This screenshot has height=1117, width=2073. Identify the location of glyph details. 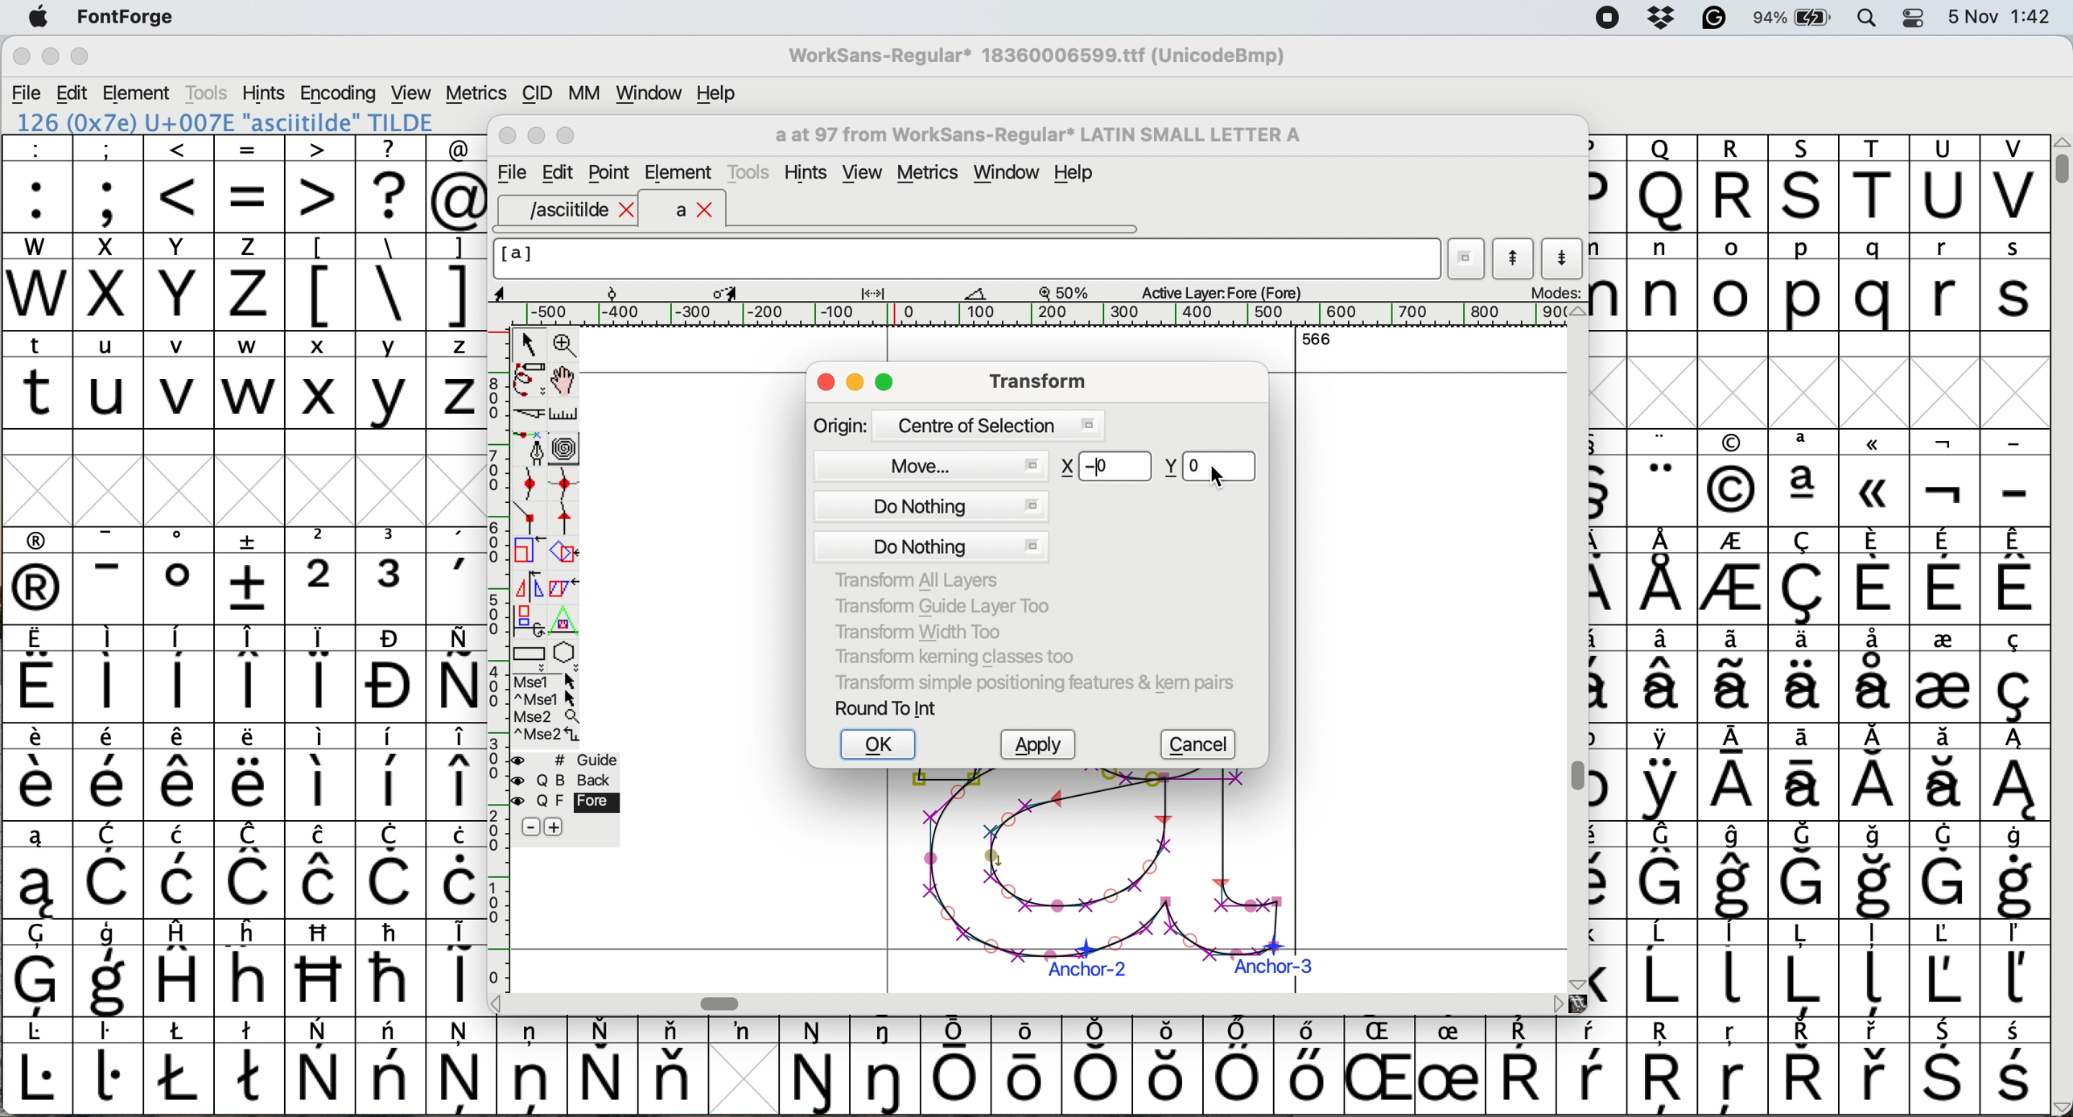
(751, 291).